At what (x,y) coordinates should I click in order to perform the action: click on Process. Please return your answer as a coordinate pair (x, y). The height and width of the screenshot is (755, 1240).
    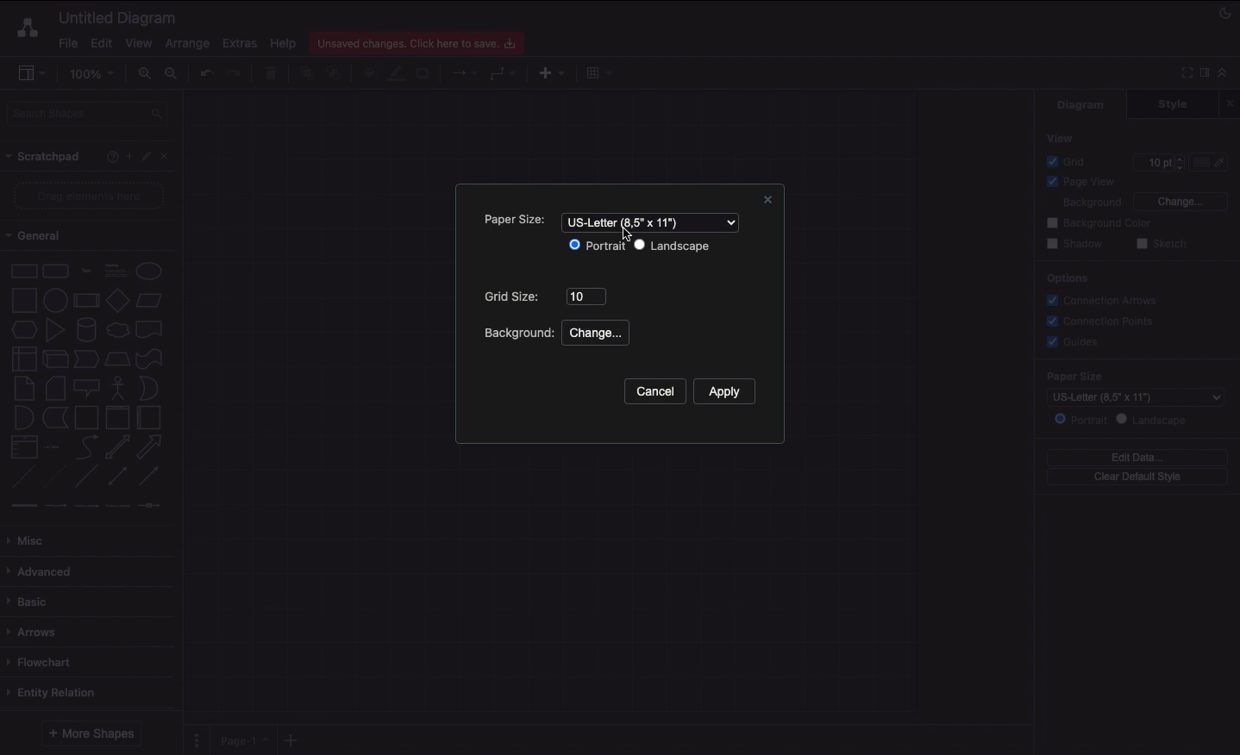
    Looking at the image, I should click on (85, 302).